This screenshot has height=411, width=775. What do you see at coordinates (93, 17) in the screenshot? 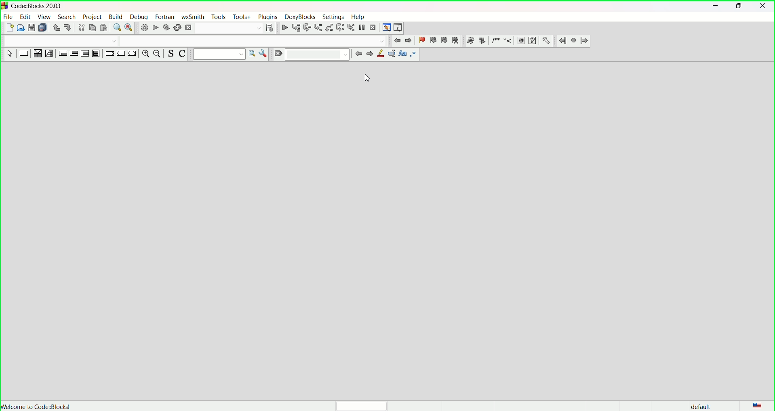
I see `project` at bounding box center [93, 17].